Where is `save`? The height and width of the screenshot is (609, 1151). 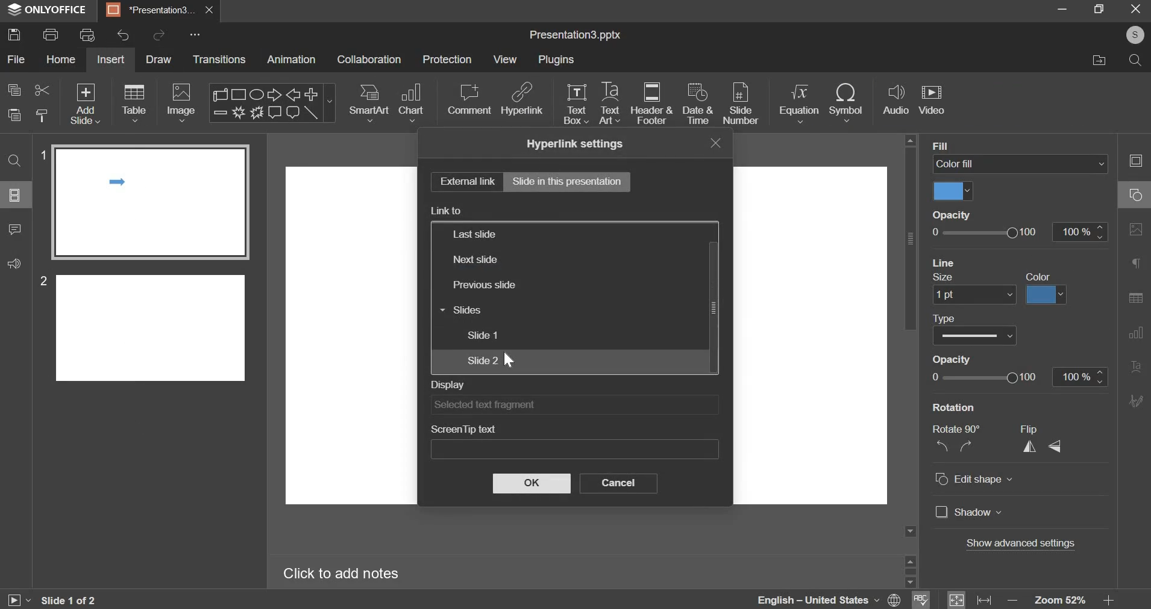
save is located at coordinates (14, 34).